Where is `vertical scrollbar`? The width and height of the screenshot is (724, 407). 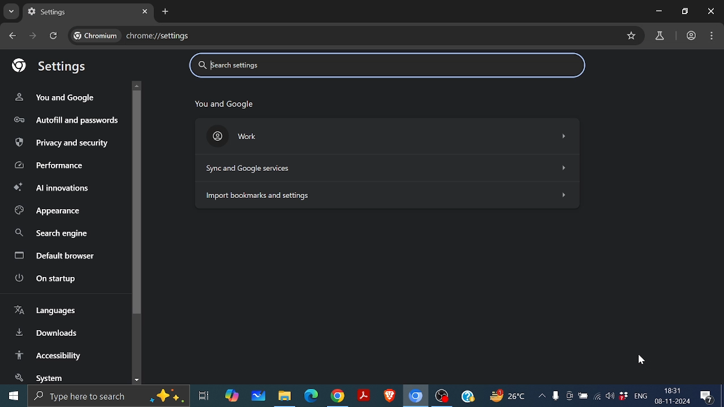
vertical scrollbar is located at coordinates (137, 202).